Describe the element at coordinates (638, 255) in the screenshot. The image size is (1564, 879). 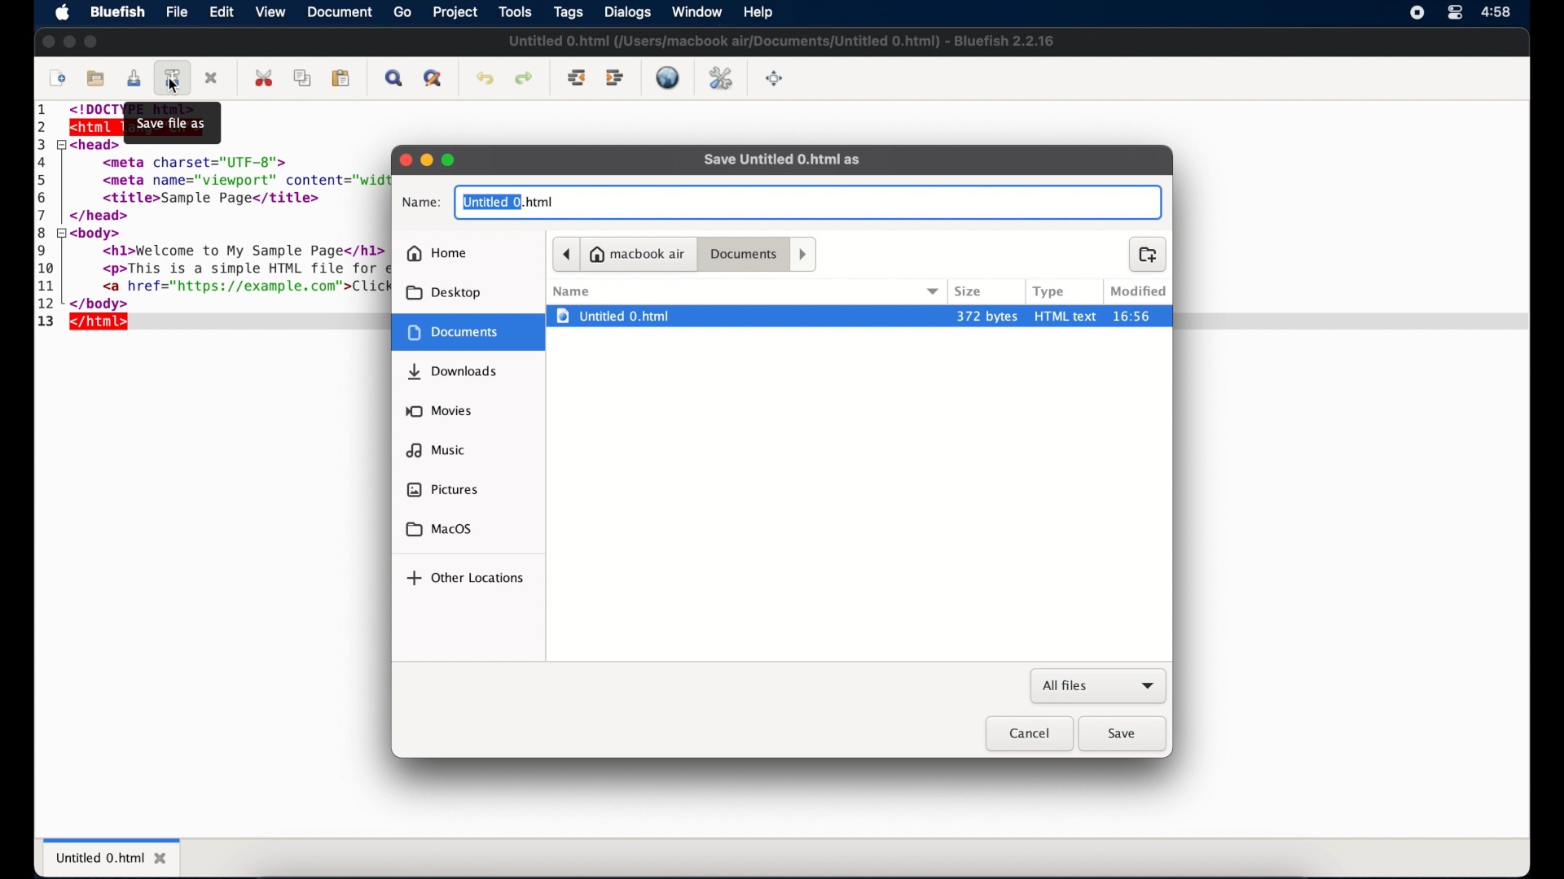
I see `macbook air` at that location.